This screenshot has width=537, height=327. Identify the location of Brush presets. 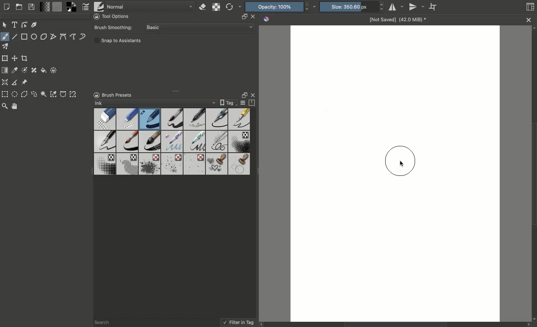
(122, 94).